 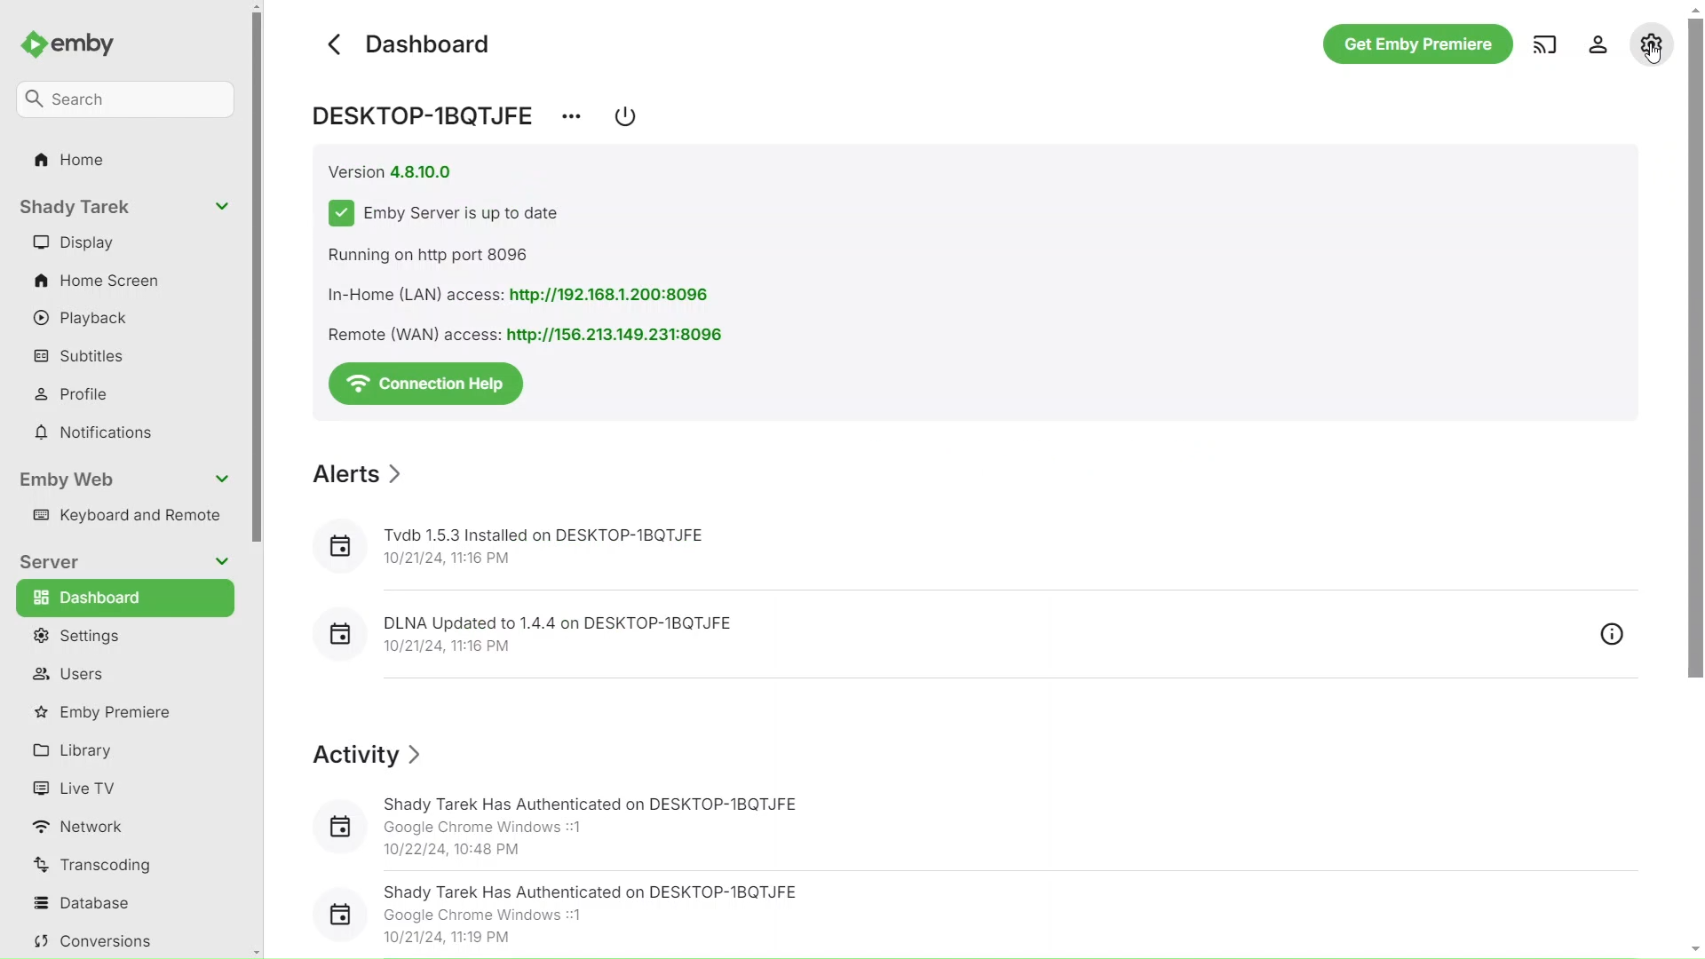 What do you see at coordinates (67, 46) in the screenshot?
I see `emby` at bounding box center [67, 46].